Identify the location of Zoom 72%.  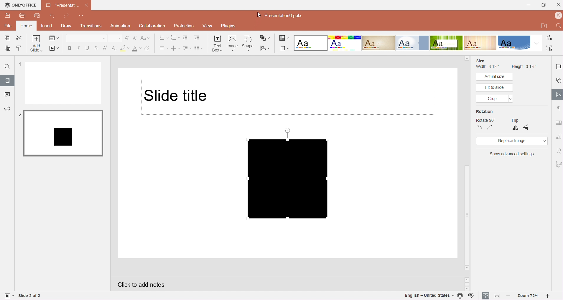
(529, 296).